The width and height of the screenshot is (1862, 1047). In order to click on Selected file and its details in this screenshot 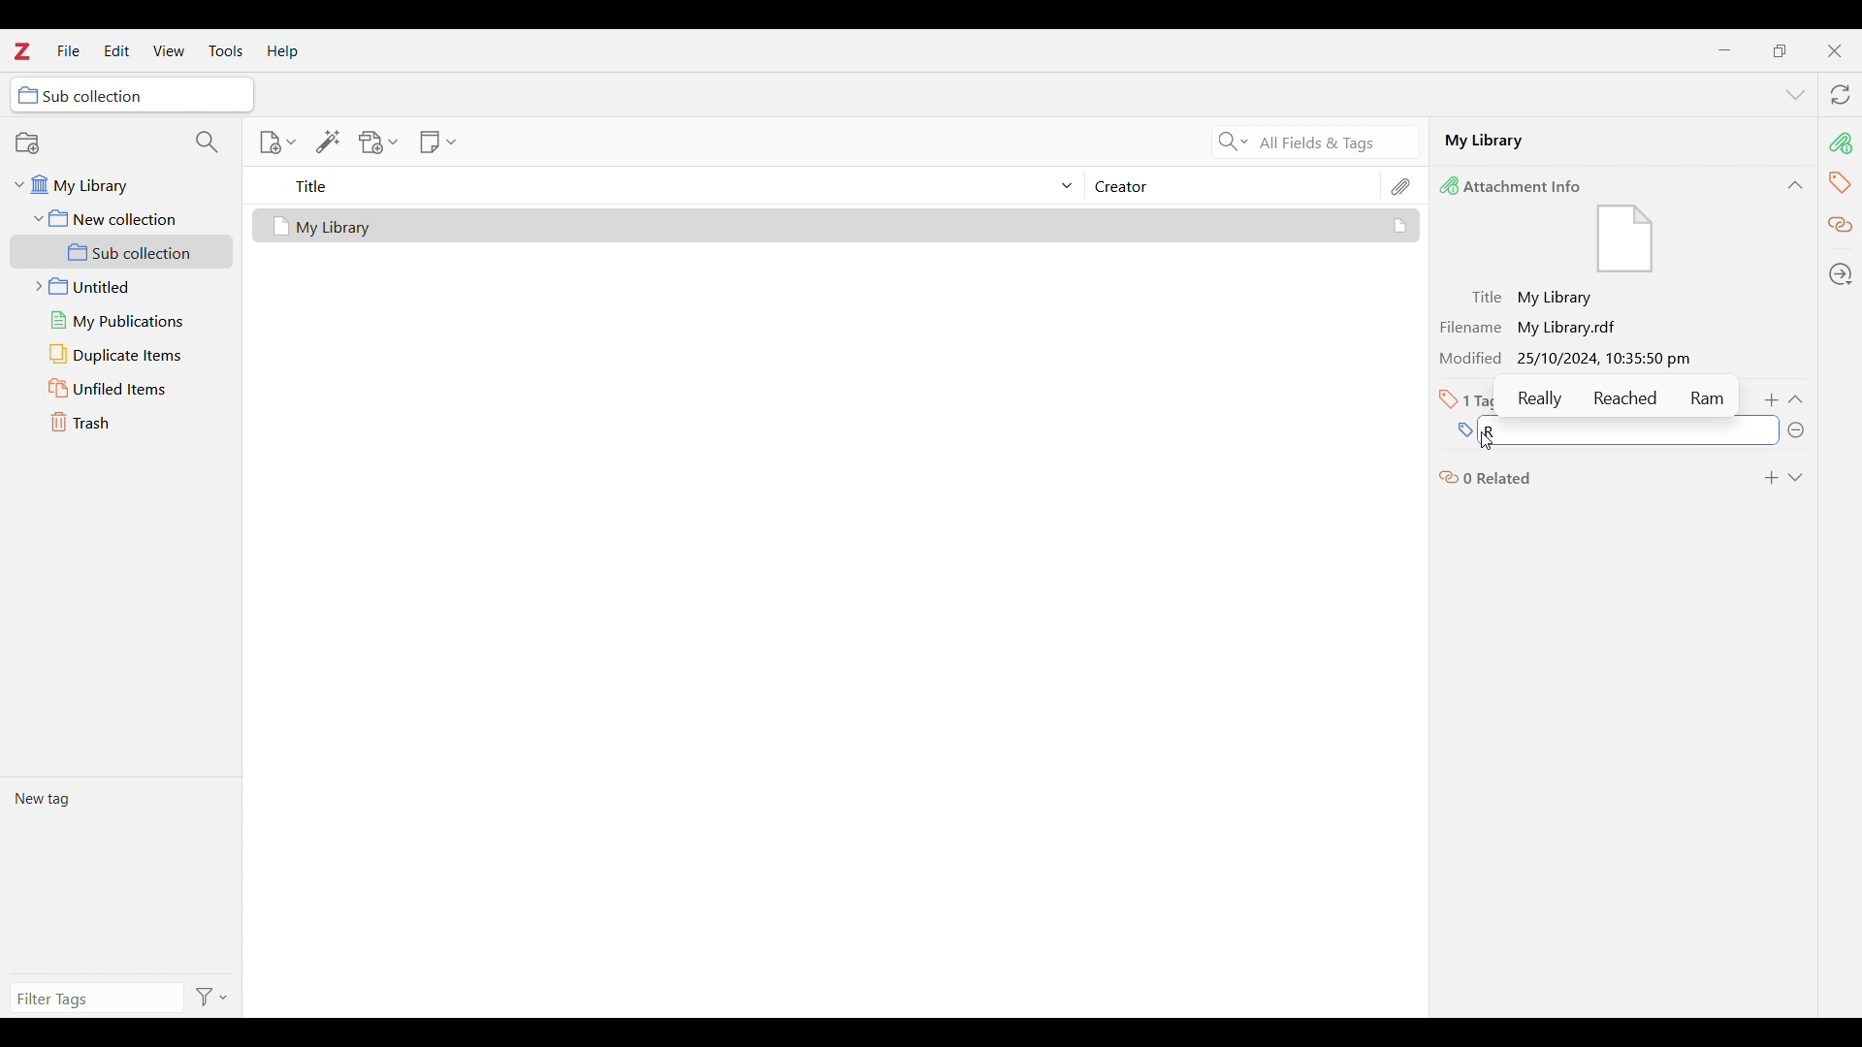, I will do `click(837, 226)`.